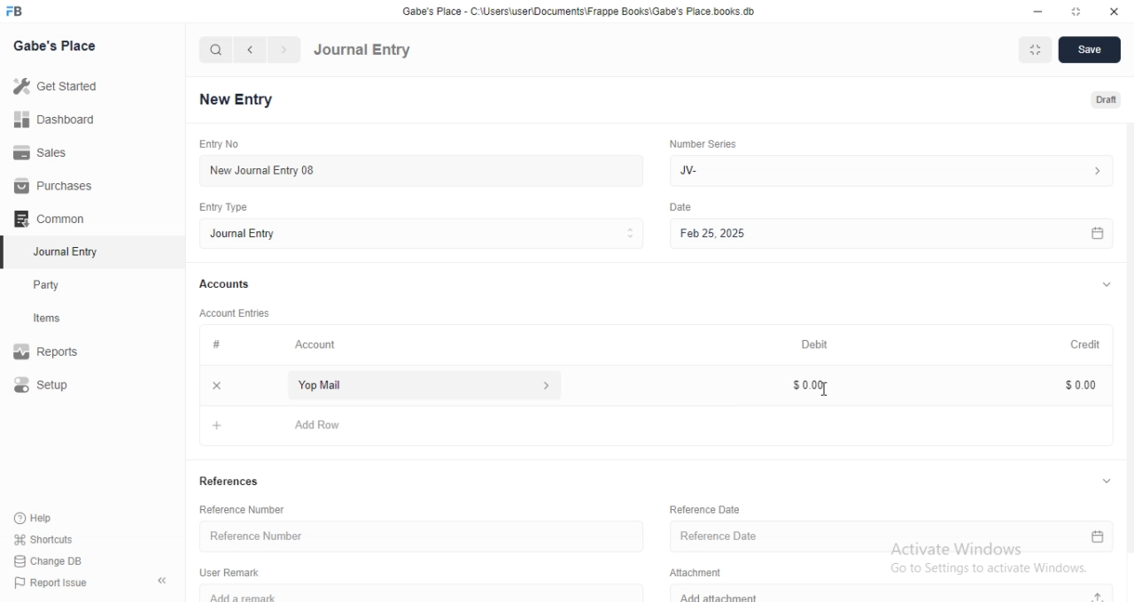 This screenshot has width=1134, height=602. I want to click on Feb 25, 2025, so click(889, 233).